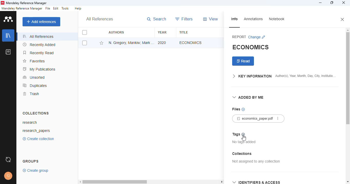 Image resolution: width=350 pixels, height=184 pixels. Describe the element at coordinates (42, 21) in the screenshot. I see `add references` at that location.